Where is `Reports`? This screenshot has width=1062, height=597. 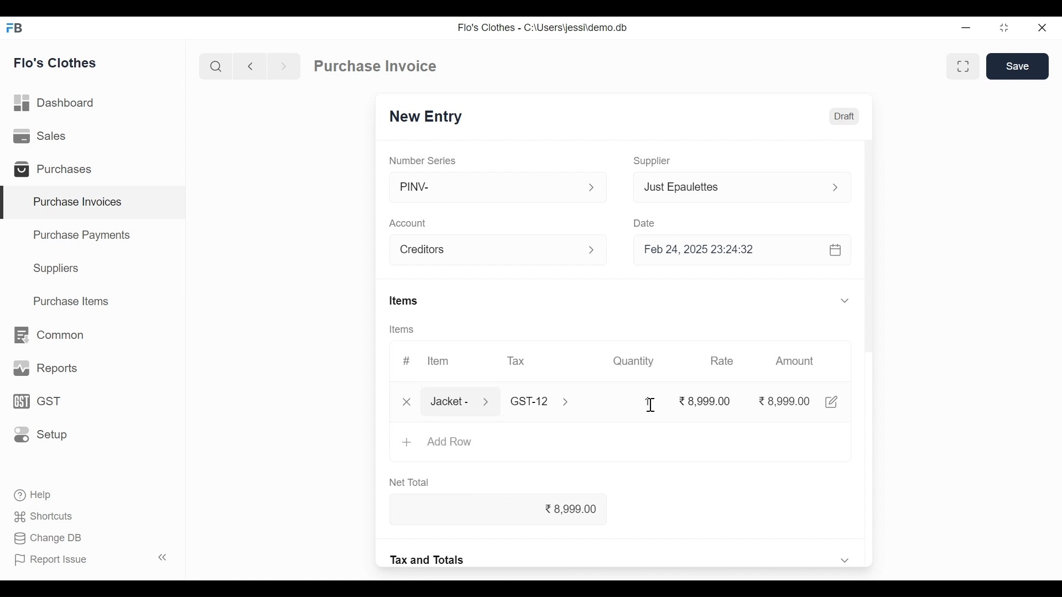 Reports is located at coordinates (43, 367).